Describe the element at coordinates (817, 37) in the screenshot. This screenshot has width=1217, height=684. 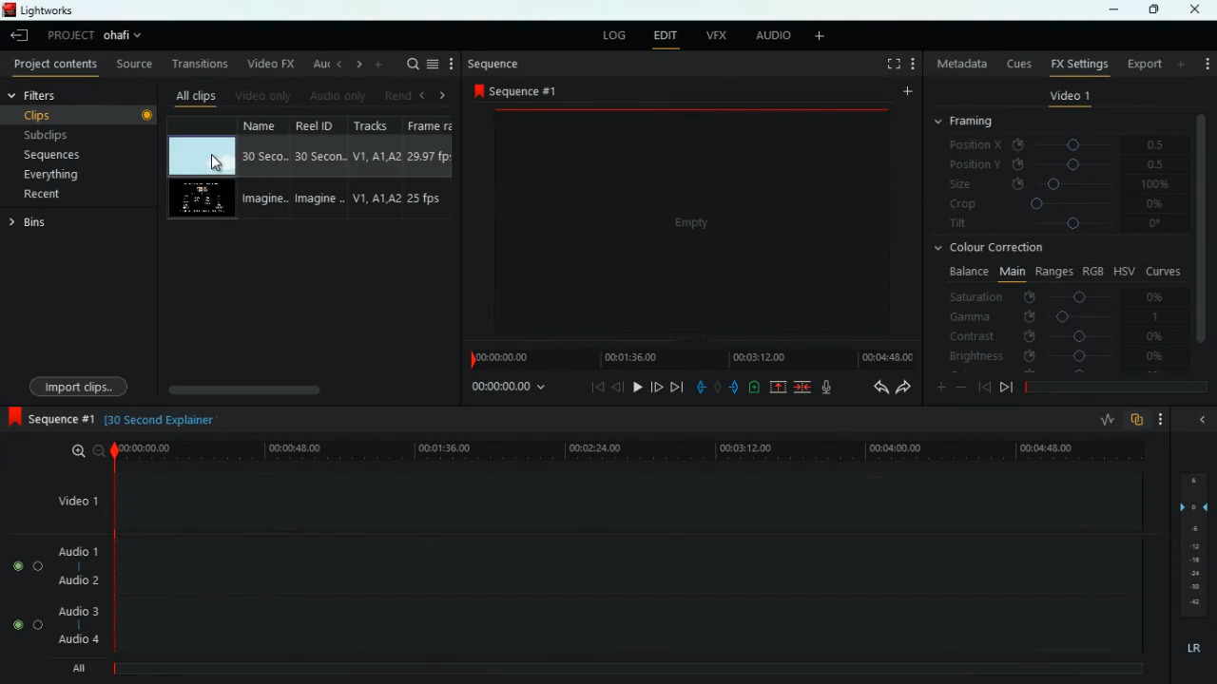
I see `add` at that location.